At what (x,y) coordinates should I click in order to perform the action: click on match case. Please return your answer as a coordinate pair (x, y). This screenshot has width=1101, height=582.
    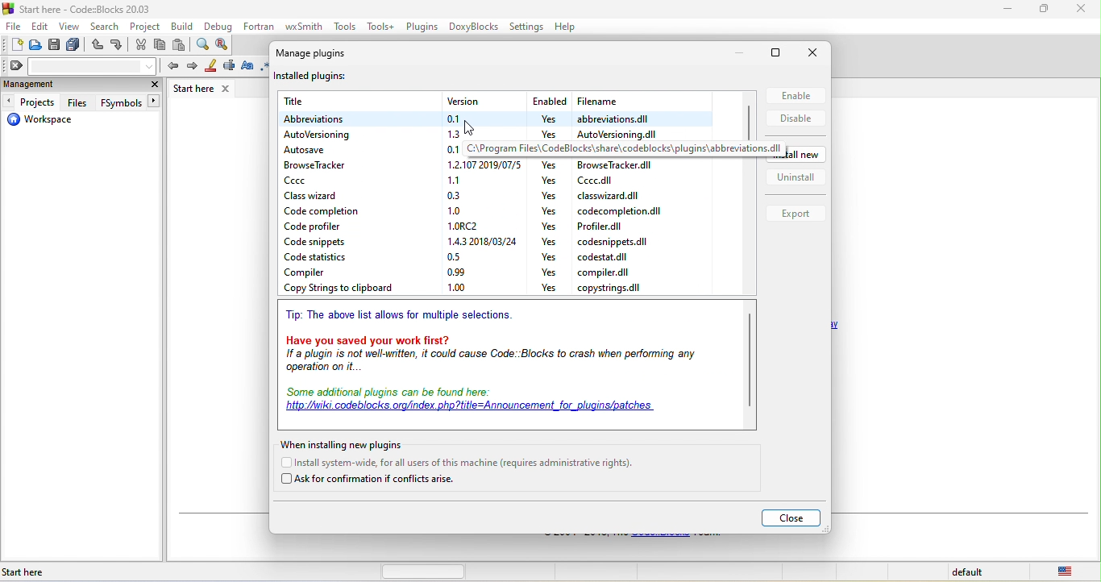
    Looking at the image, I should click on (247, 67).